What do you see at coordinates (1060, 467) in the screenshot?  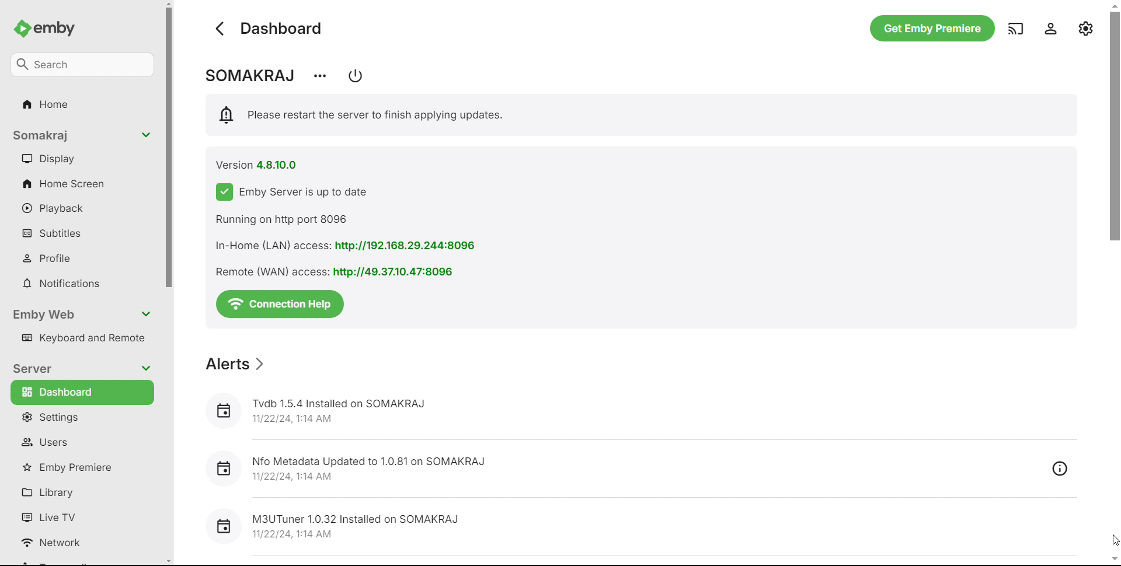 I see `overview` at bounding box center [1060, 467].